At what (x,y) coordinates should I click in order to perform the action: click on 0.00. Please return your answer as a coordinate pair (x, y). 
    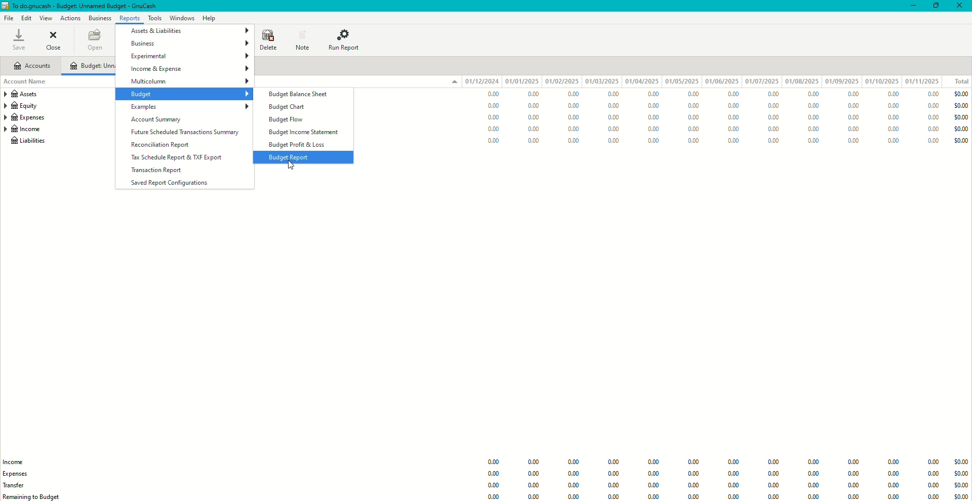
    Looking at the image, I should click on (613, 141).